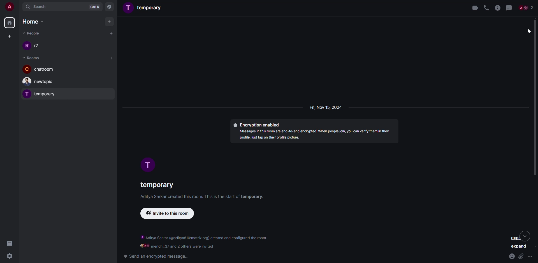 Image resolution: width=538 pixels, height=263 pixels. What do you see at coordinates (41, 94) in the screenshot?
I see `temporary` at bounding box center [41, 94].